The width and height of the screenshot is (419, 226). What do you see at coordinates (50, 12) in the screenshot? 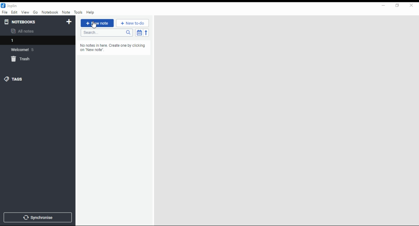
I see `notebook` at bounding box center [50, 12].